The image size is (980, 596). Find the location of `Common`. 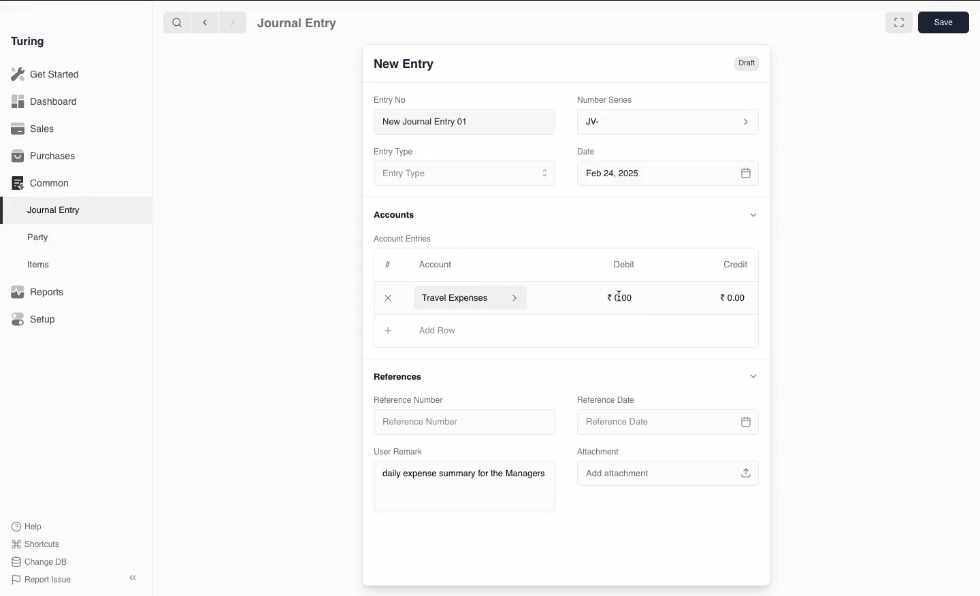

Common is located at coordinates (42, 183).